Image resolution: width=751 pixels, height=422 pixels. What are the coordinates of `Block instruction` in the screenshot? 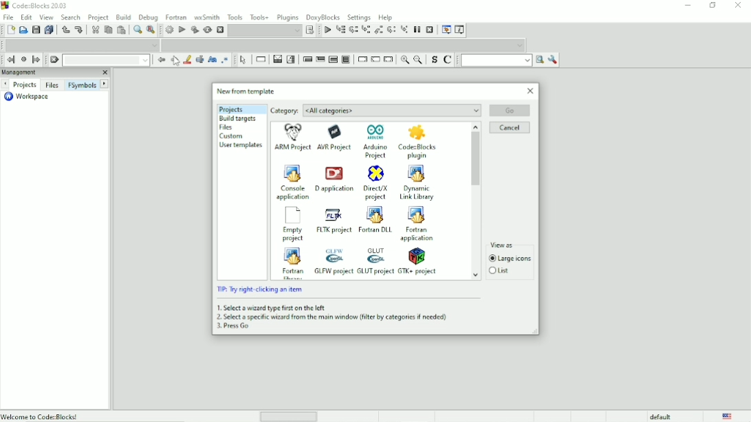 It's located at (346, 60).